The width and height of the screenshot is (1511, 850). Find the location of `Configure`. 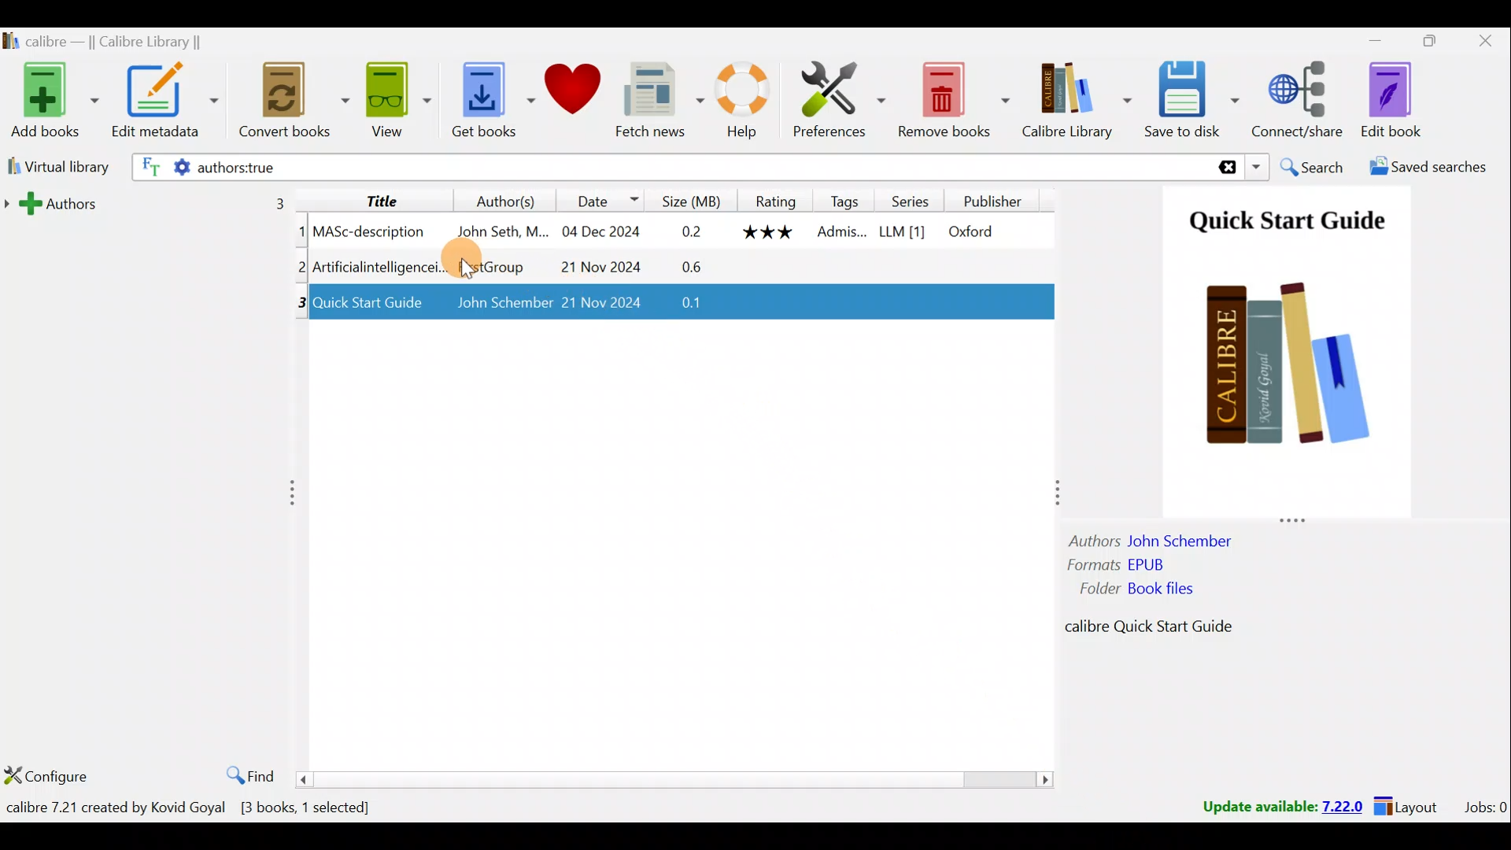

Configure is located at coordinates (47, 770).